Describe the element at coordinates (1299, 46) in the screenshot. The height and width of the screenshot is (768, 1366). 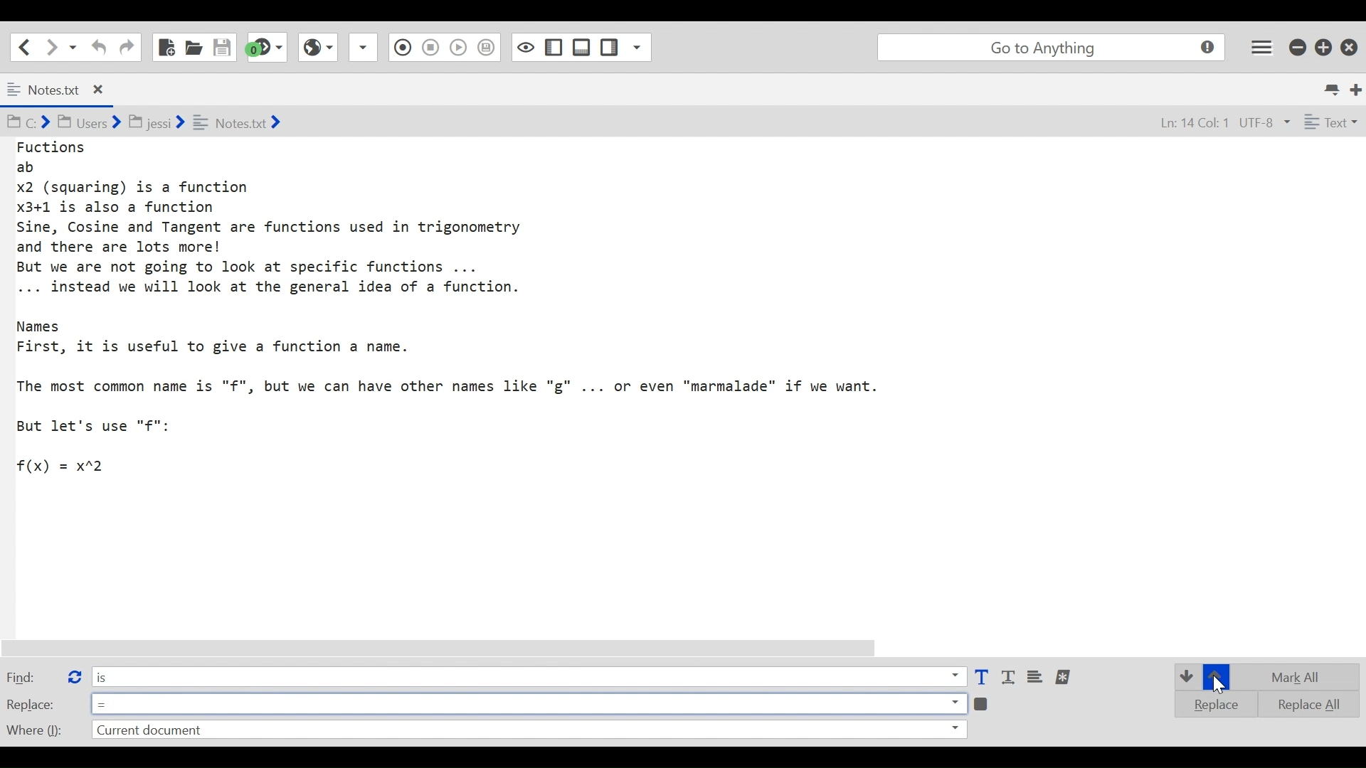
I see `minimize` at that location.